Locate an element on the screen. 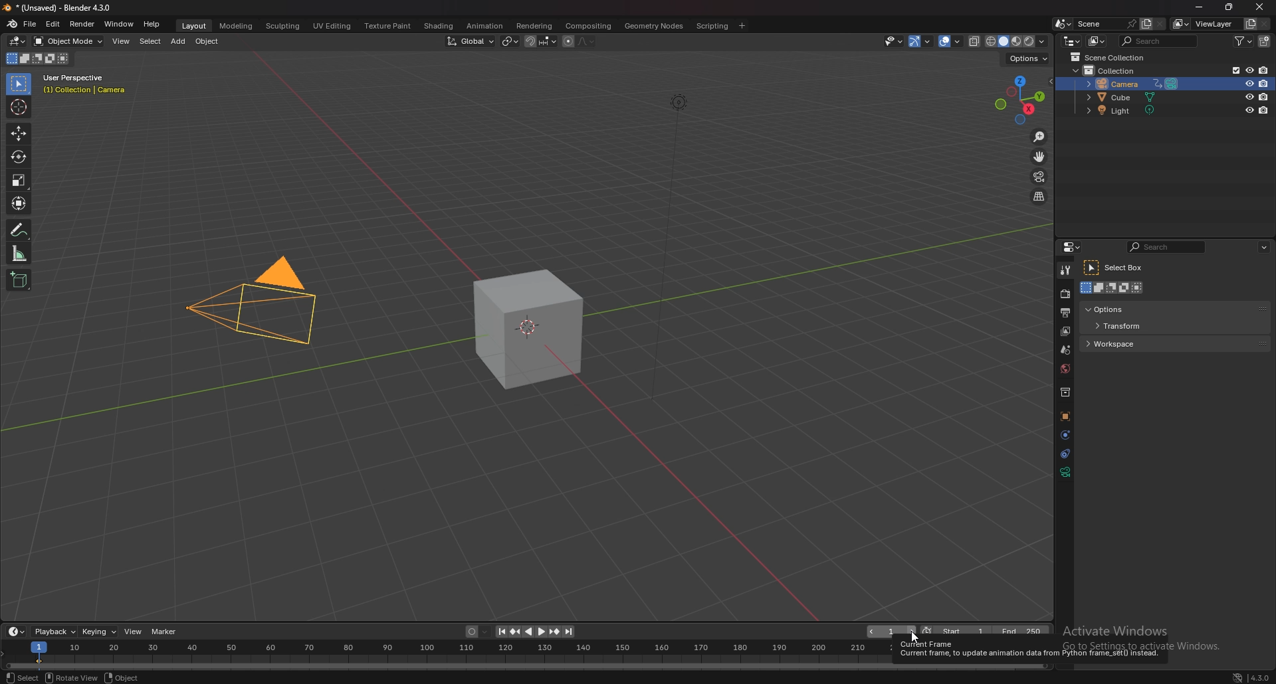 The width and height of the screenshot is (1276, 684). measure is located at coordinates (20, 252).